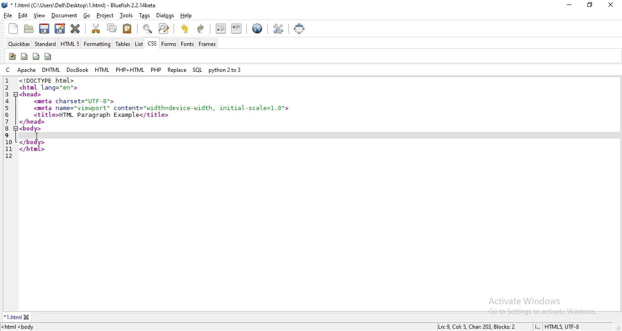 Image resolution: width=622 pixels, height=331 pixels. What do you see at coordinates (156, 69) in the screenshot?
I see `php` at bounding box center [156, 69].